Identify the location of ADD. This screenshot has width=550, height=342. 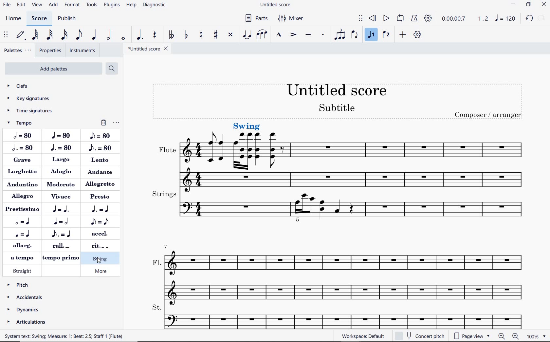
(403, 35).